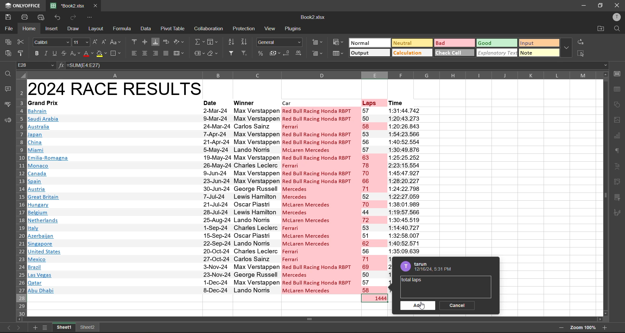  What do you see at coordinates (287, 53) in the screenshot?
I see `decrease decimal` at bounding box center [287, 53].